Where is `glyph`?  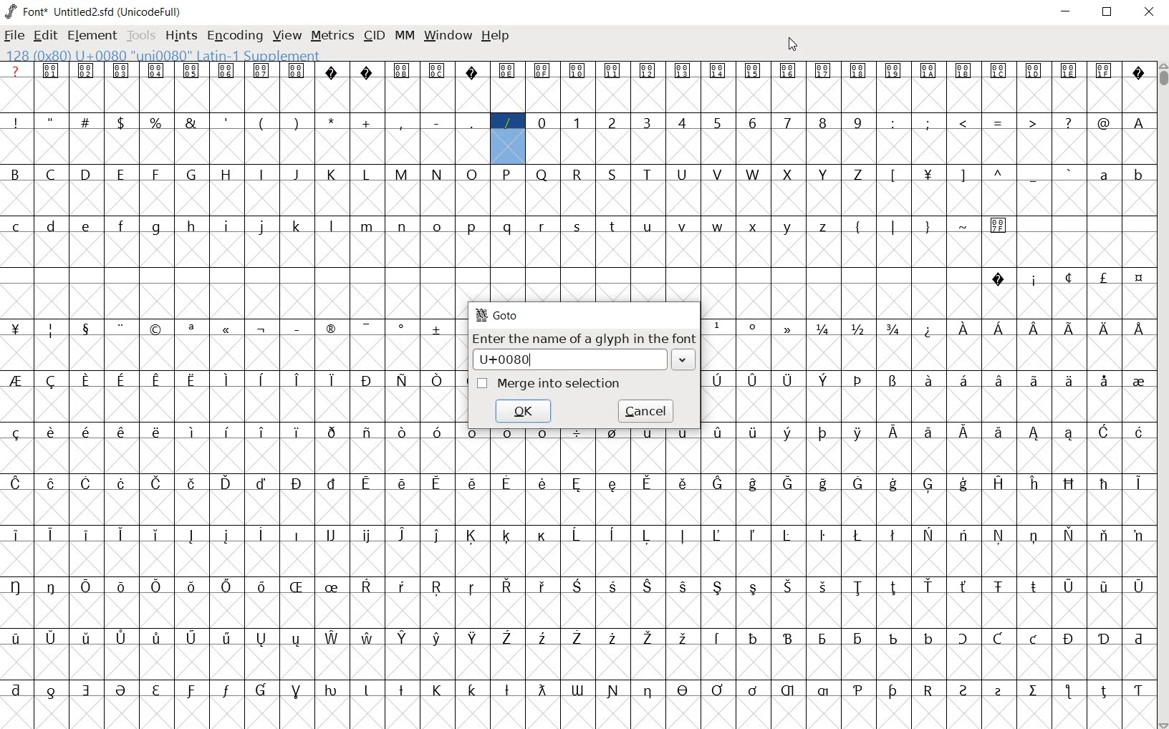 glyph is located at coordinates (332, 380).